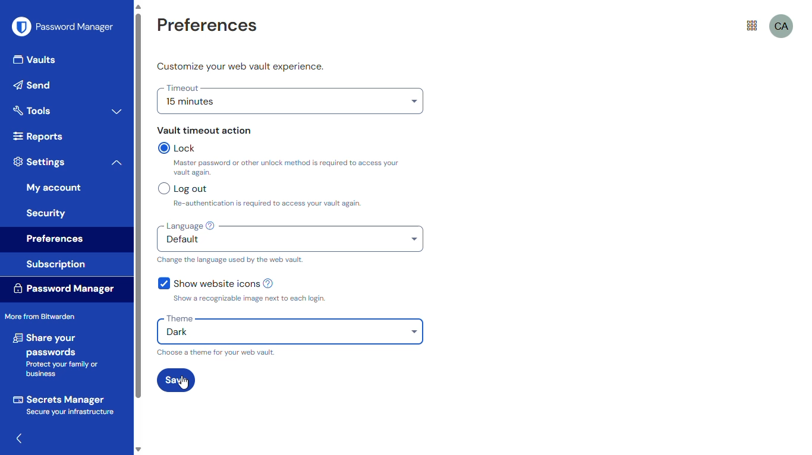 This screenshot has height=455, width=812. Describe the element at coordinates (290, 242) in the screenshot. I see `default` at that location.